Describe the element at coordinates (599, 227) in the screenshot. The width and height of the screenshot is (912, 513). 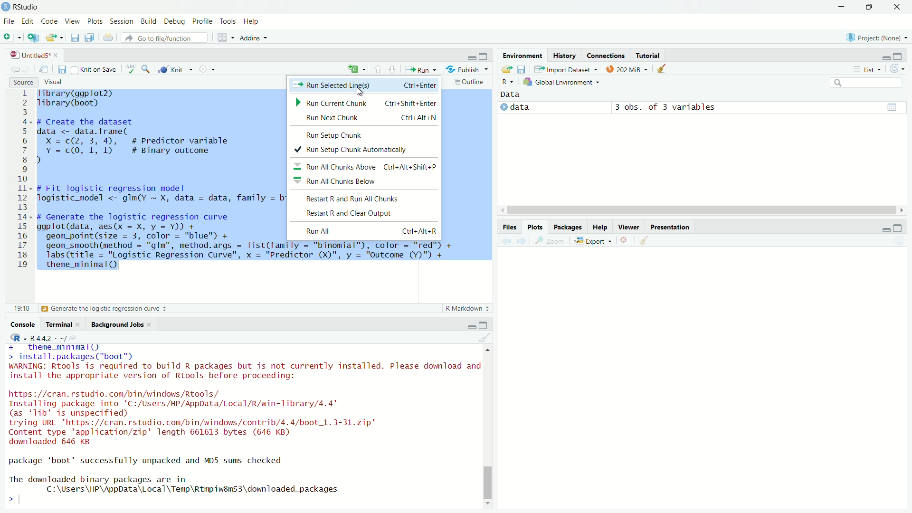
I see `Help` at that location.